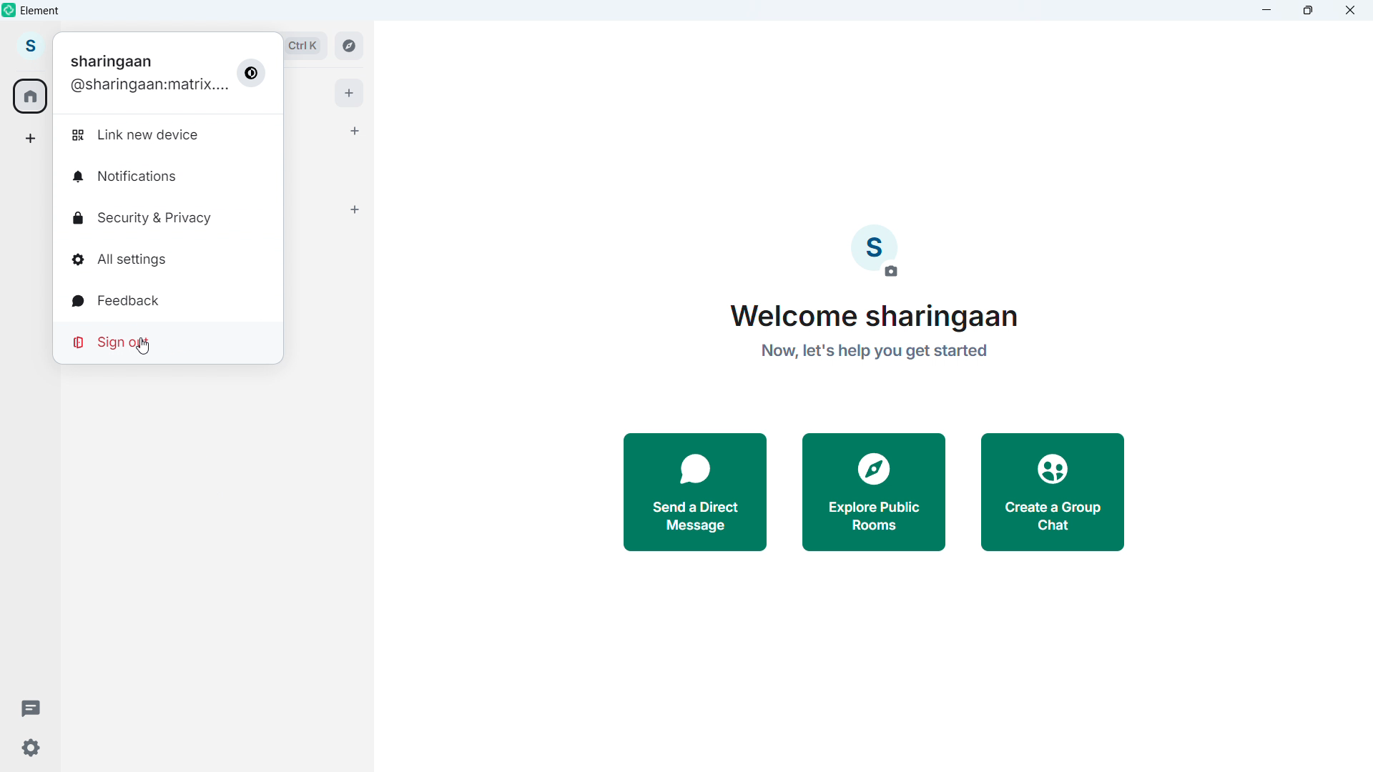  What do you see at coordinates (875, 252) in the screenshot?
I see `Account image` at bounding box center [875, 252].